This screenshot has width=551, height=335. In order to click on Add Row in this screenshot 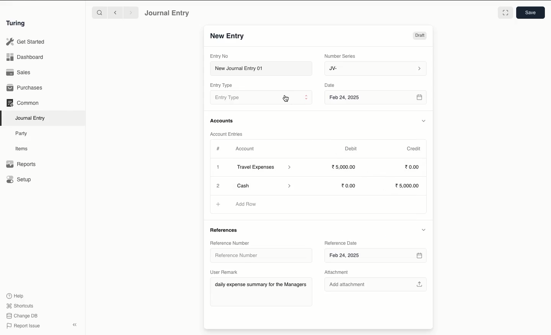, I will do `click(246, 204)`.